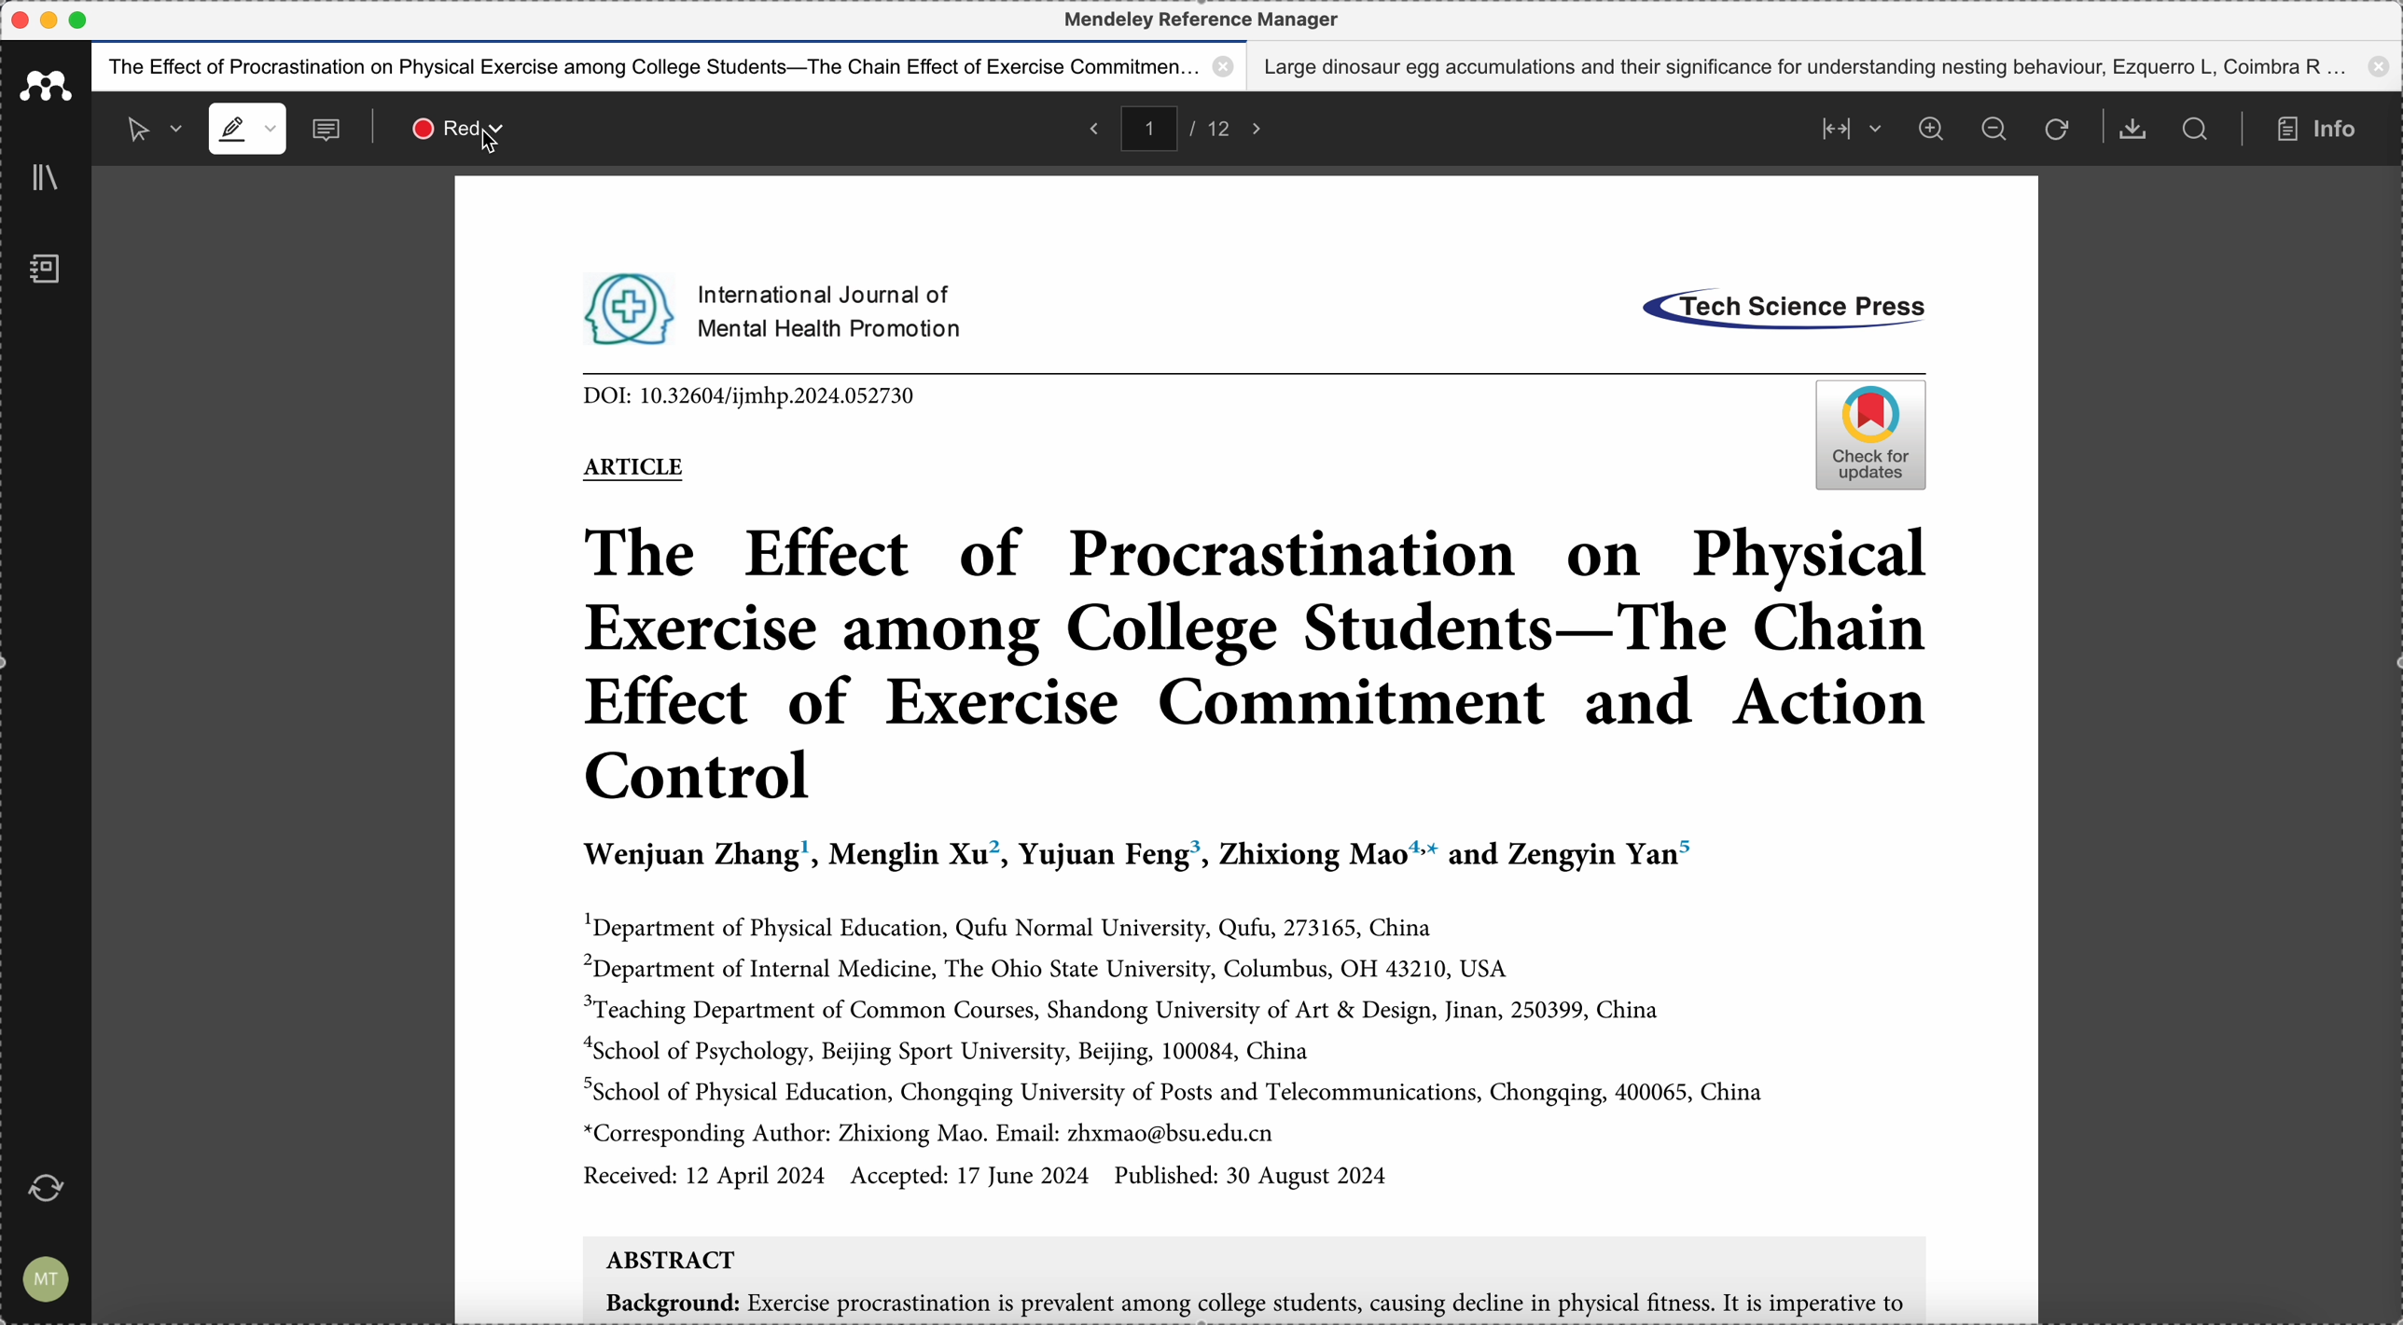 This screenshot has width=2403, height=1325. Describe the element at coordinates (2324, 130) in the screenshot. I see `info` at that location.